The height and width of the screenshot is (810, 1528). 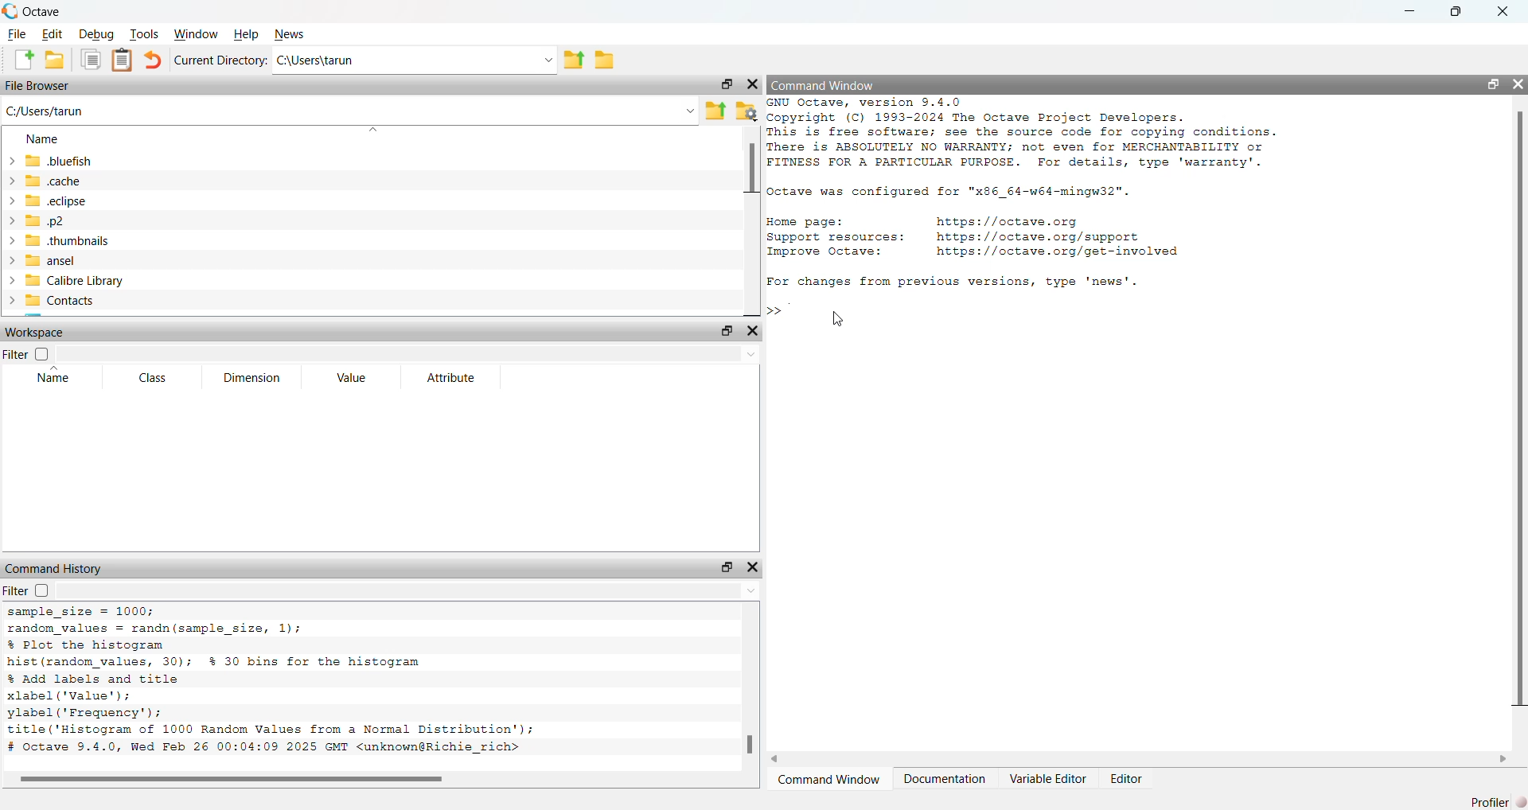 I want to click on News, so click(x=294, y=35).